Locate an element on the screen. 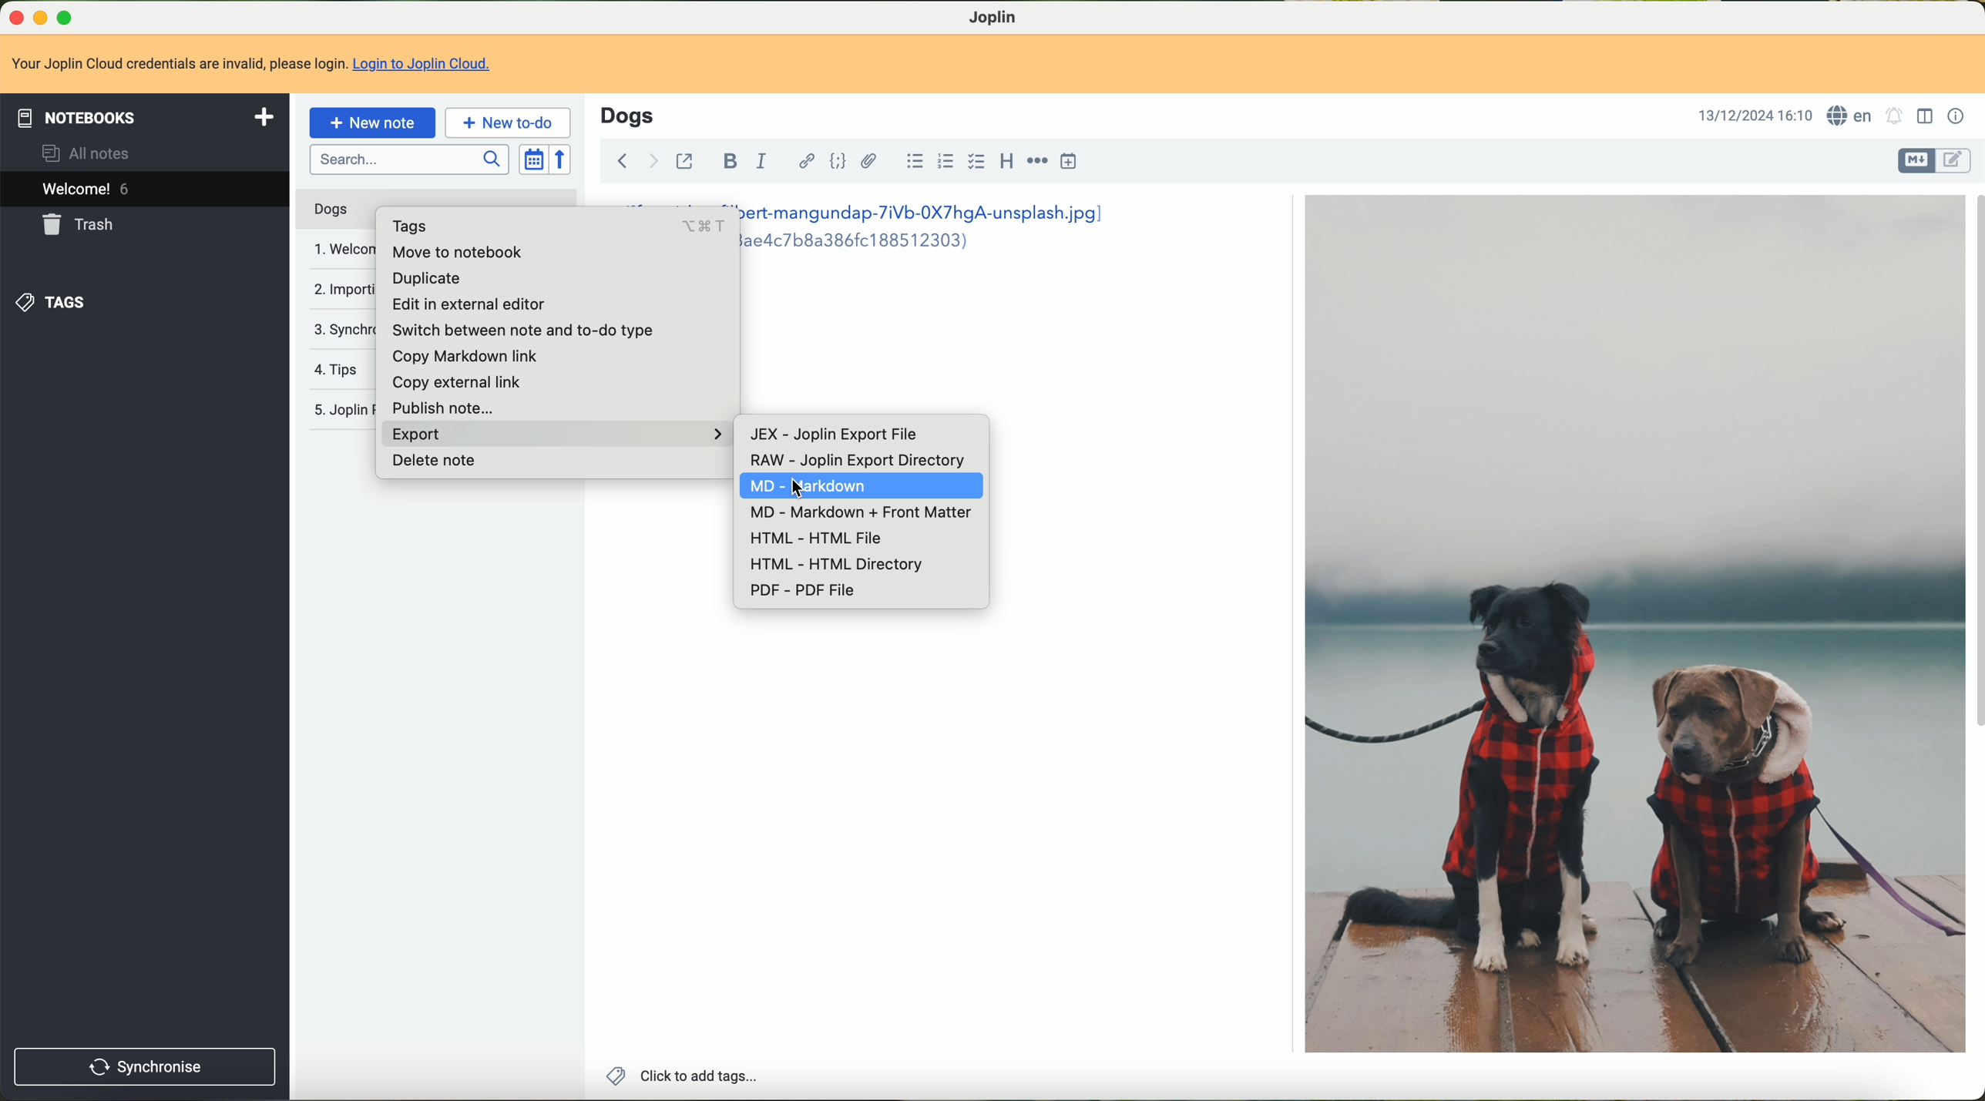  dogs image is located at coordinates (1632, 626).